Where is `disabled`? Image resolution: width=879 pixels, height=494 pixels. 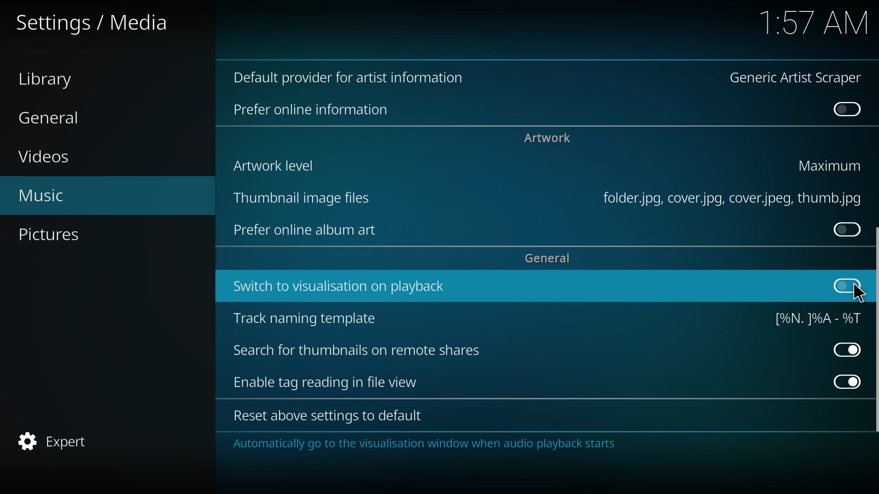
disabled is located at coordinates (846, 110).